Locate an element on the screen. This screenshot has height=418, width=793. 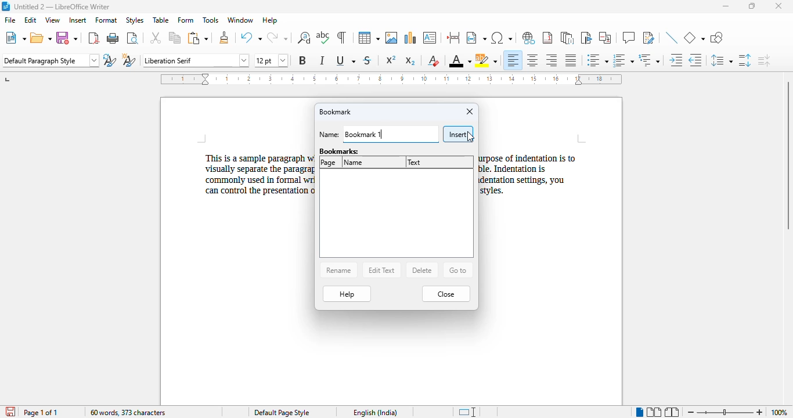
single-page view is located at coordinates (640, 412).